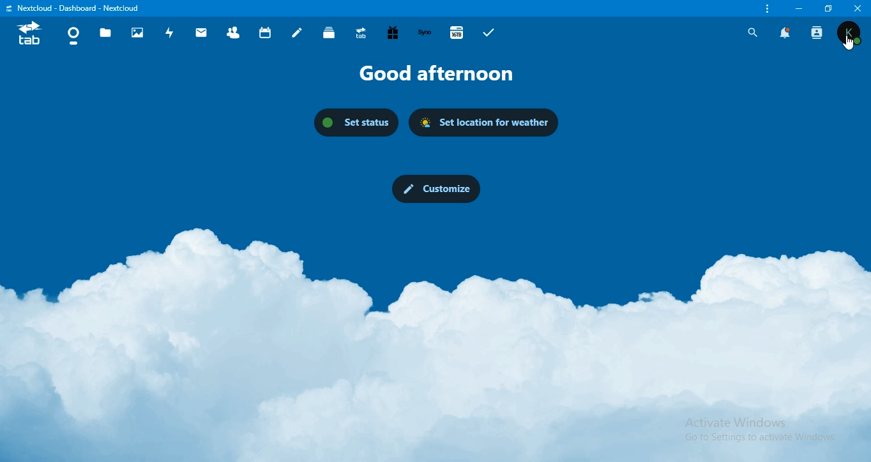 This screenshot has height=462, width=871. What do you see at coordinates (818, 33) in the screenshot?
I see `search contact` at bounding box center [818, 33].